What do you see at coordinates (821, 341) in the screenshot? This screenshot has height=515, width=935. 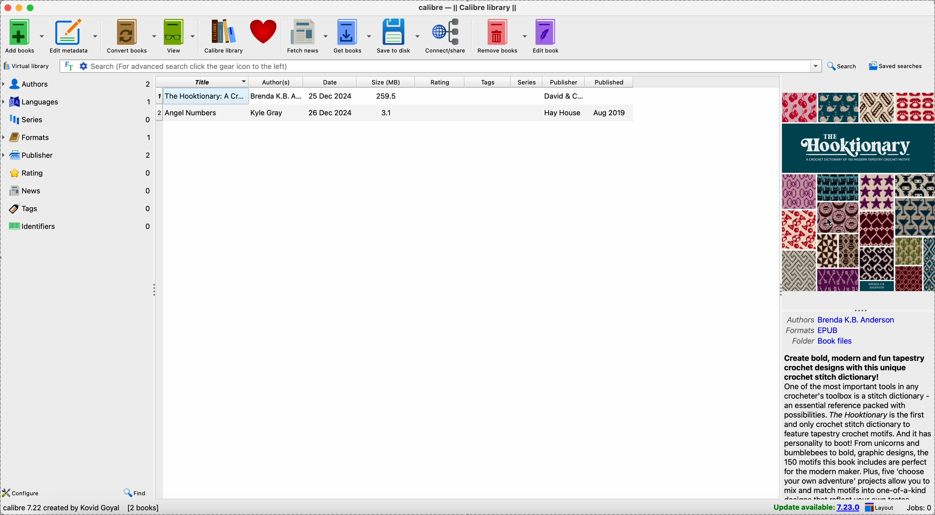 I see `folder` at bounding box center [821, 341].